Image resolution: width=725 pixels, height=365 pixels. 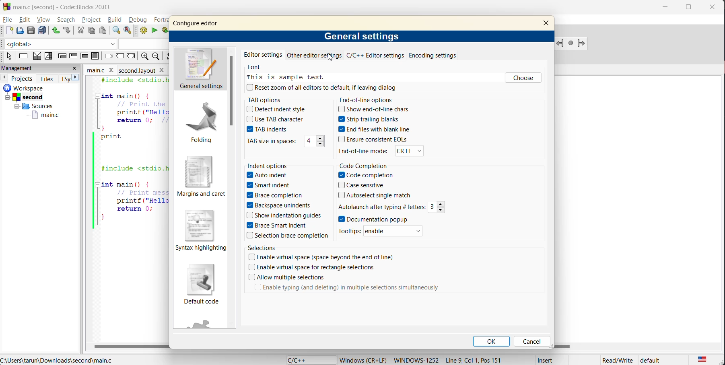 What do you see at coordinates (531, 340) in the screenshot?
I see `cancel` at bounding box center [531, 340].